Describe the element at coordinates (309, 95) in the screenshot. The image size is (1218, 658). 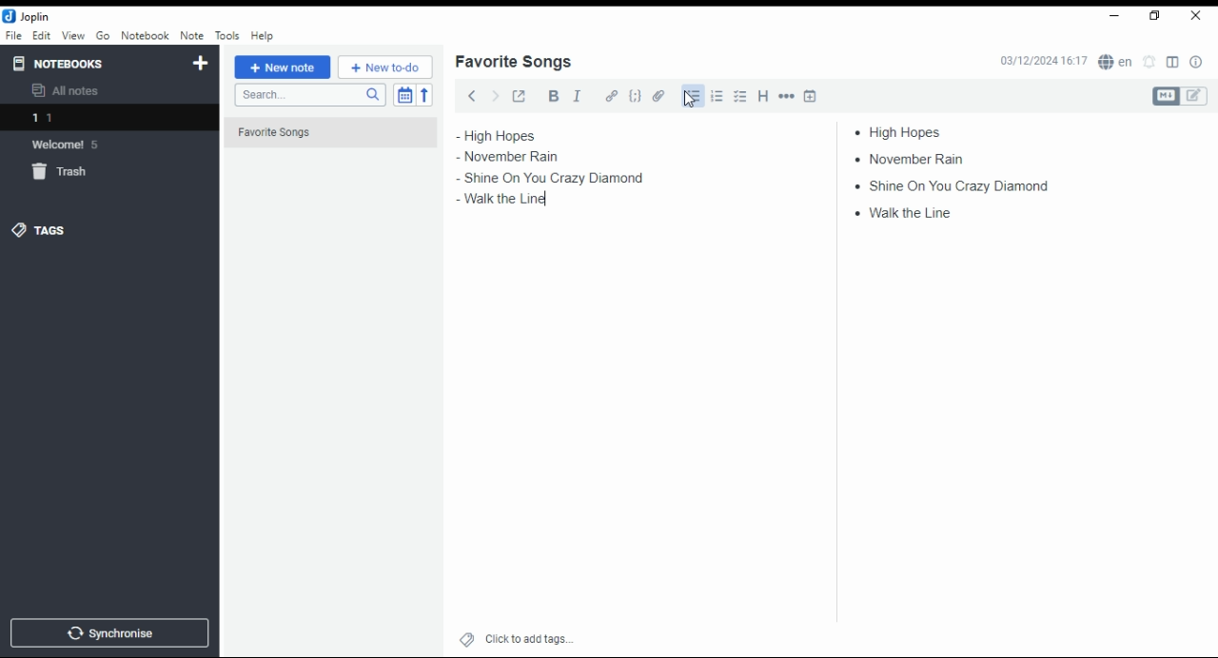
I see `search` at that location.